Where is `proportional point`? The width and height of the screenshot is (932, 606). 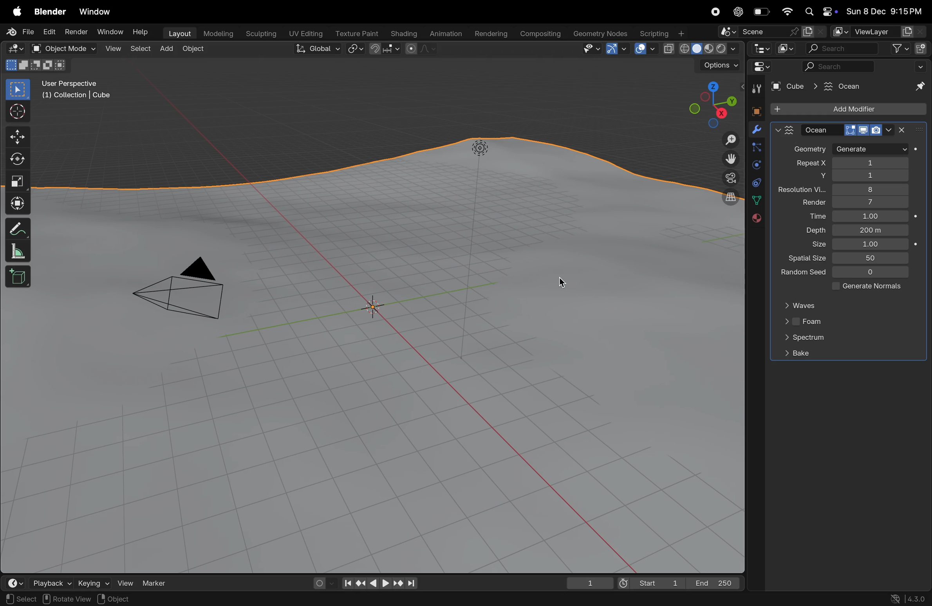
proportional point is located at coordinates (420, 49).